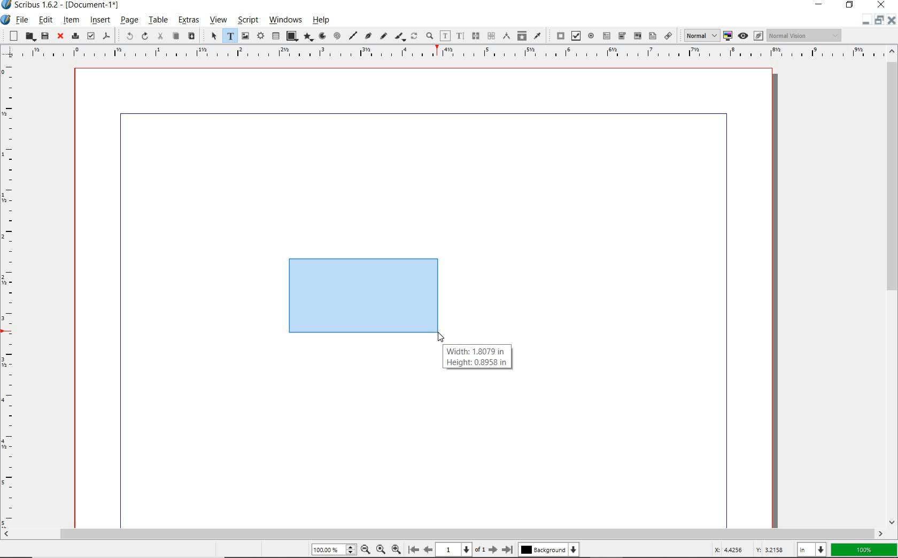  I want to click on Zoom to 100%, so click(381, 551).